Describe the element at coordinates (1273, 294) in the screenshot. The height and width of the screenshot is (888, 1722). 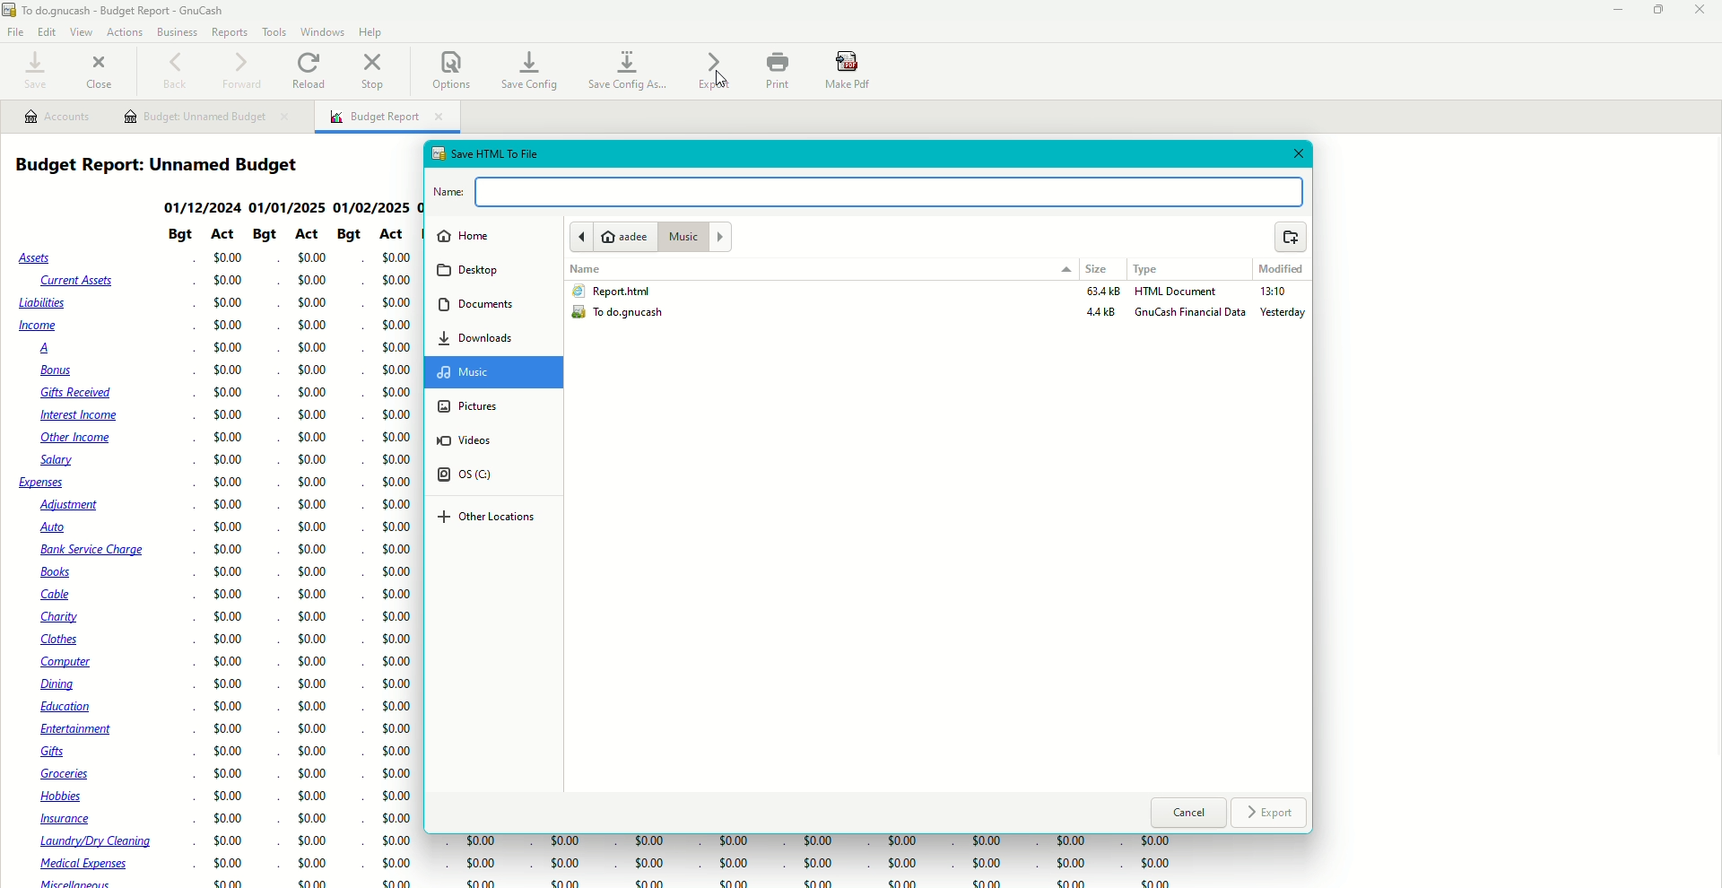
I see `Time` at that location.